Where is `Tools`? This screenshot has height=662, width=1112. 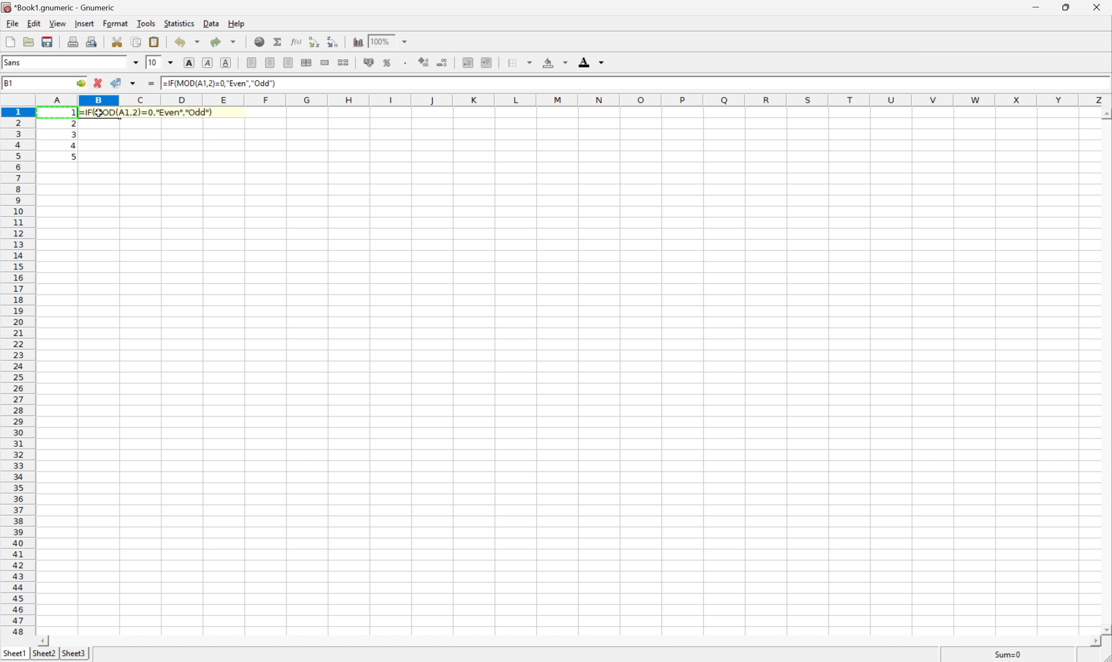
Tools is located at coordinates (146, 24).